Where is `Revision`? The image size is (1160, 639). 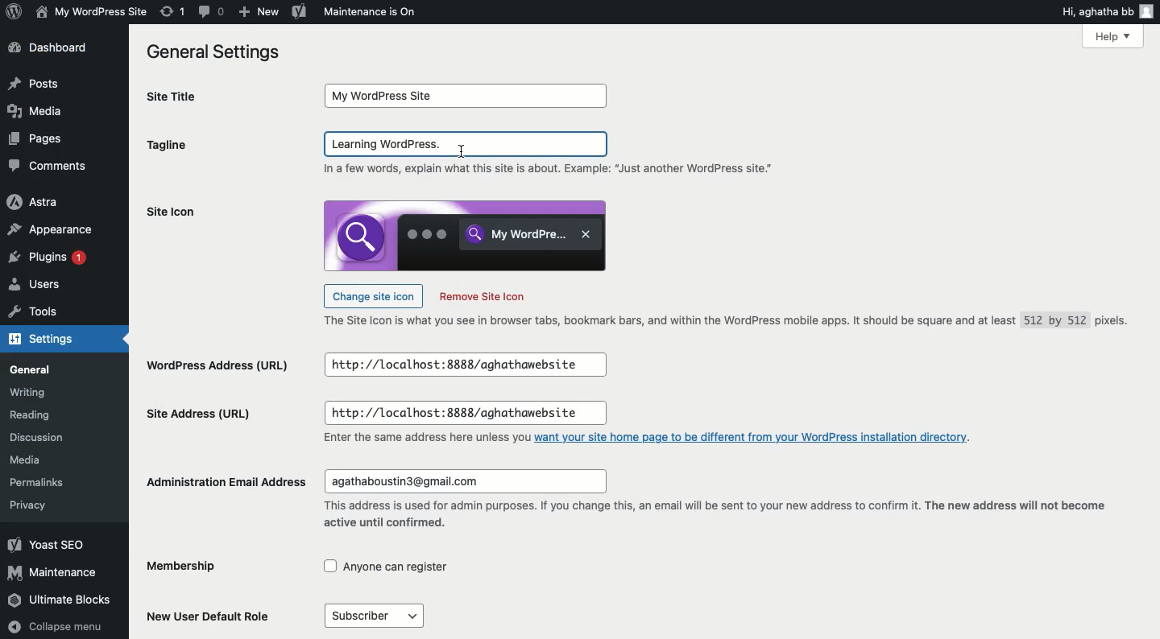 Revision is located at coordinates (173, 11).